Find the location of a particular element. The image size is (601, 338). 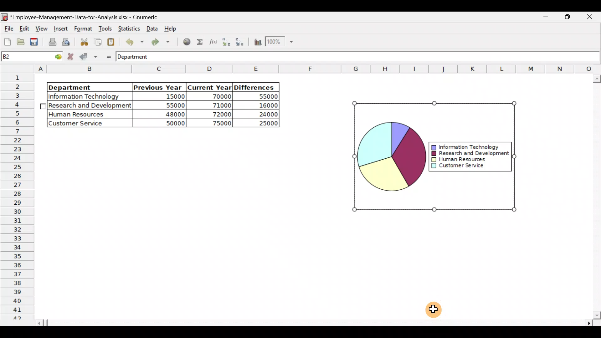

 Customer Service is located at coordinates (463, 166).